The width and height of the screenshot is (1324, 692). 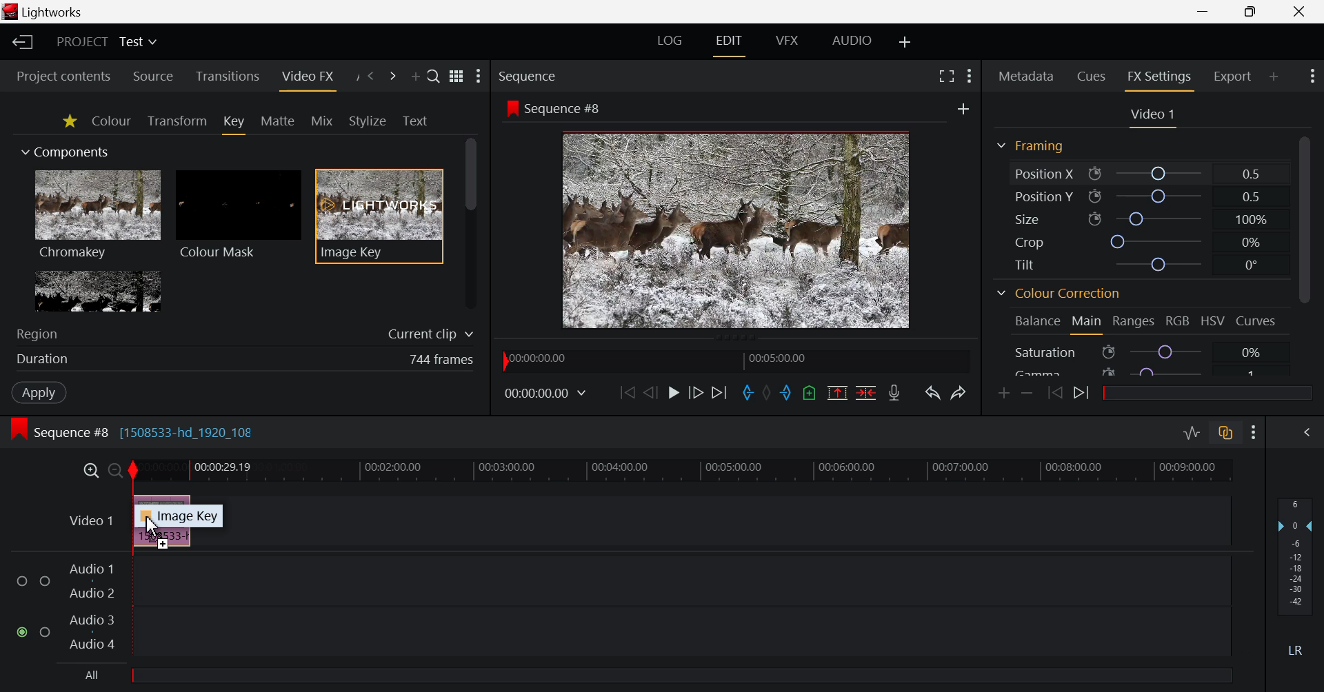 I want to click on Image Key, so click(x=379, y=215).